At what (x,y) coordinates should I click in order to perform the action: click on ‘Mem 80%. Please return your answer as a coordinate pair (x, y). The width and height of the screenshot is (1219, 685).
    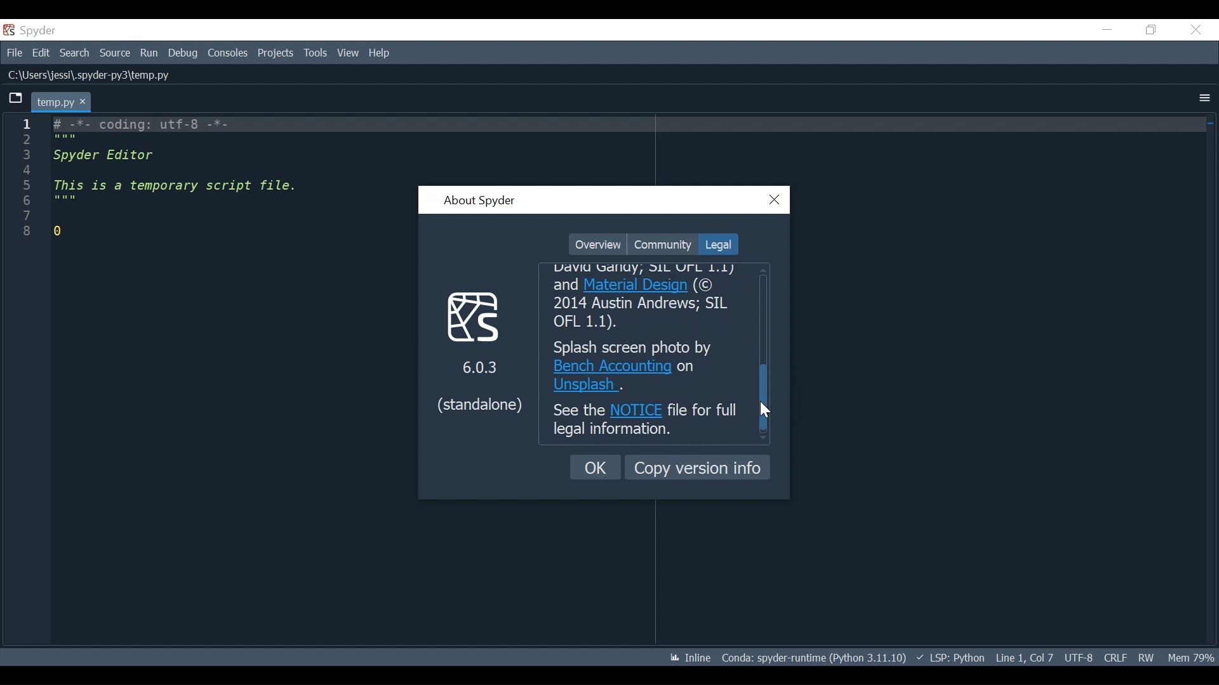
    Looking at the image, I should click on (1194, 657).